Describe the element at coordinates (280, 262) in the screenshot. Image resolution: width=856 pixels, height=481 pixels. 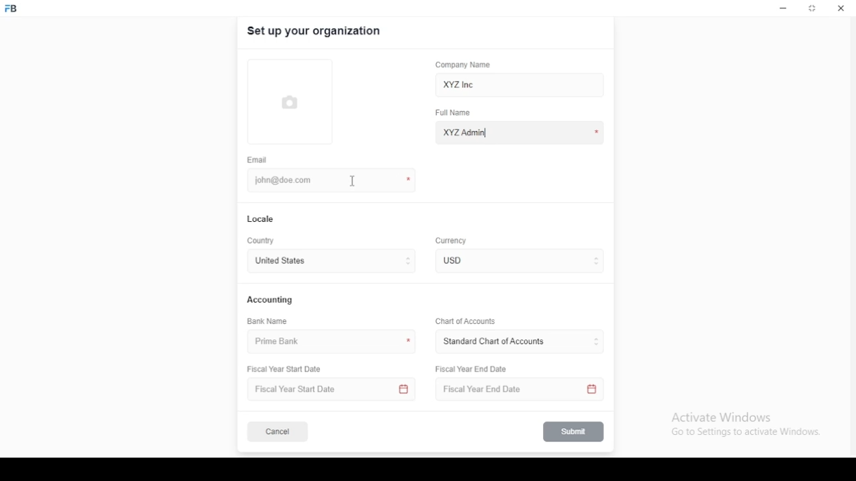
I see `united states` at that location.